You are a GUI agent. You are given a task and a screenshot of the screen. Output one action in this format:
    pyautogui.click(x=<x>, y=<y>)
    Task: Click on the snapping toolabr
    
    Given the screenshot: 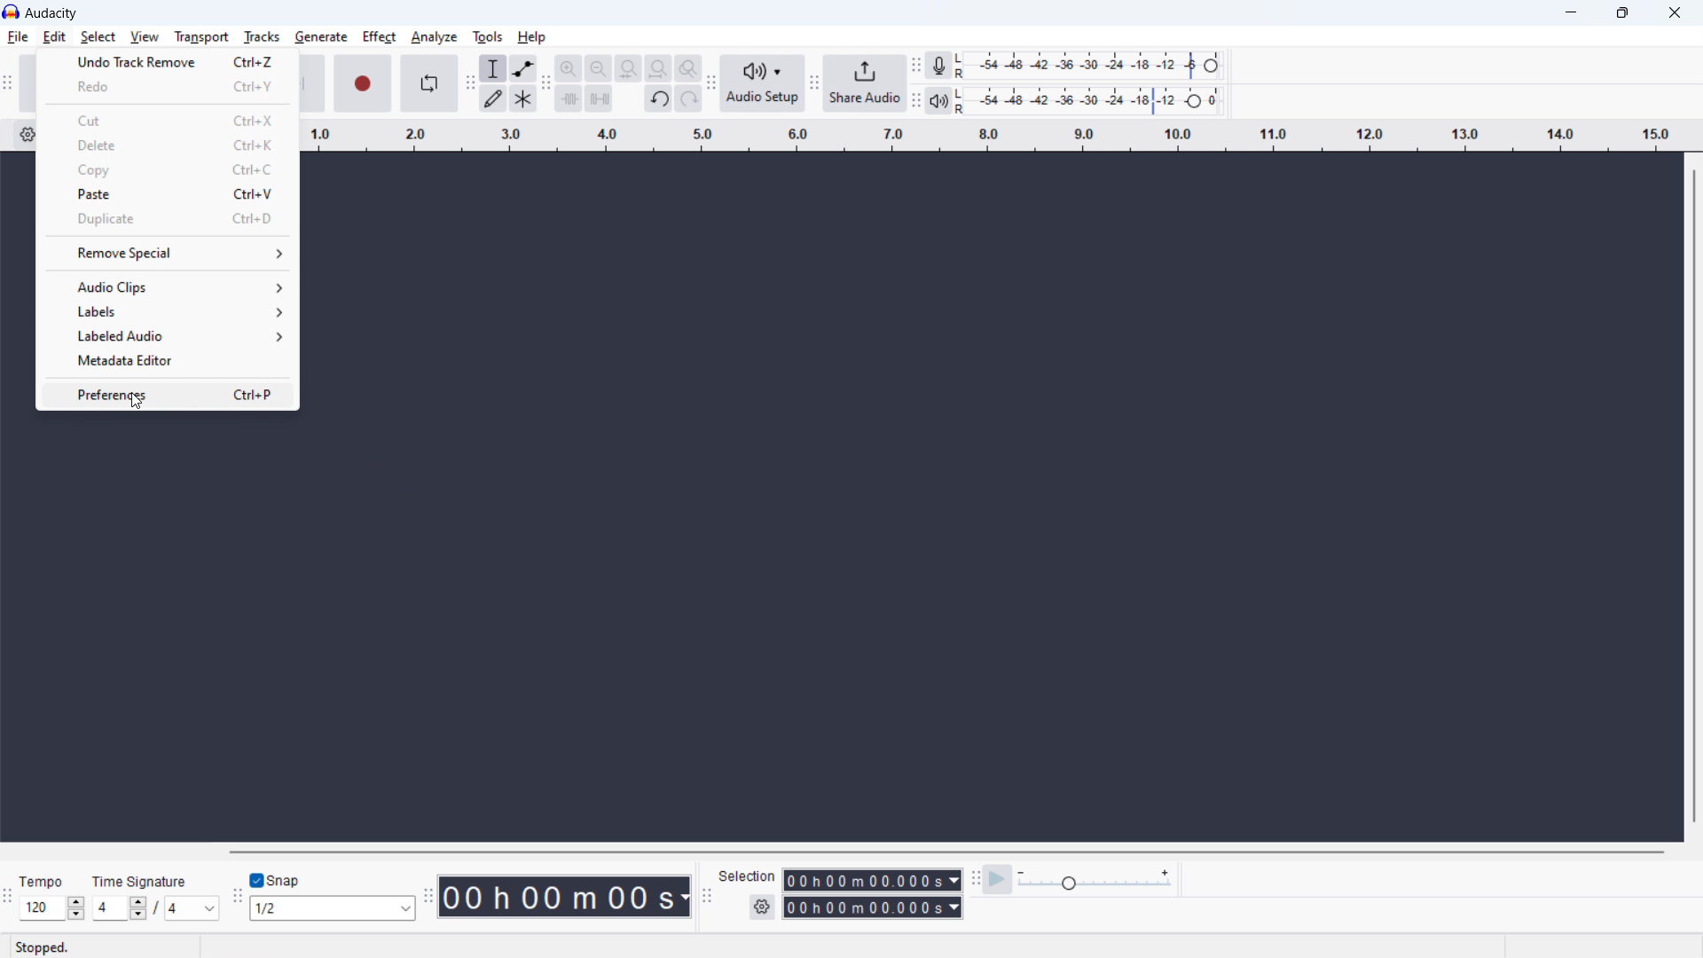 What is the action you would take?
    pyautogui.click(x=237, y=896)
    